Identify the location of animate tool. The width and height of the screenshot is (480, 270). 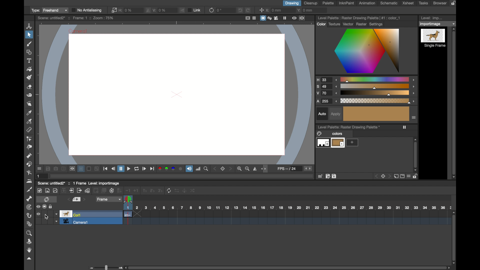
(29, 26).